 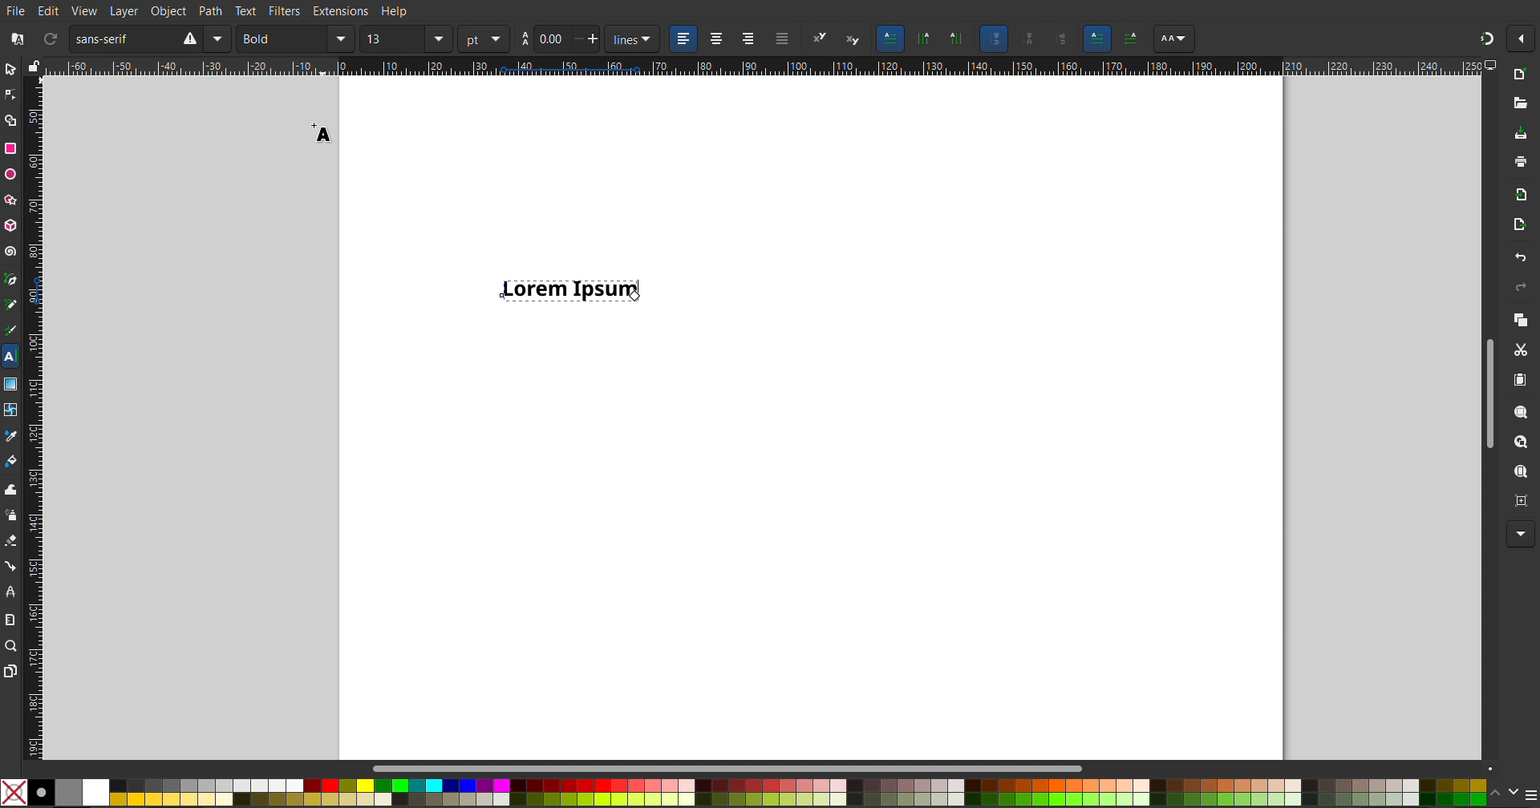 What do you see at coordinates (11, 174) in the screenshot?
I see `Ellipse` at bounding box center [11, 174].